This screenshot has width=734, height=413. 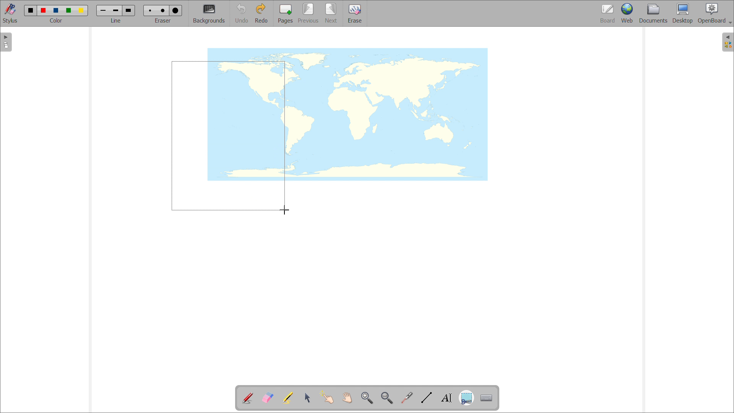 What do you see at coordinates (331, 13) in the screenshot?
I see `next page` at bounding box center [331, 13].